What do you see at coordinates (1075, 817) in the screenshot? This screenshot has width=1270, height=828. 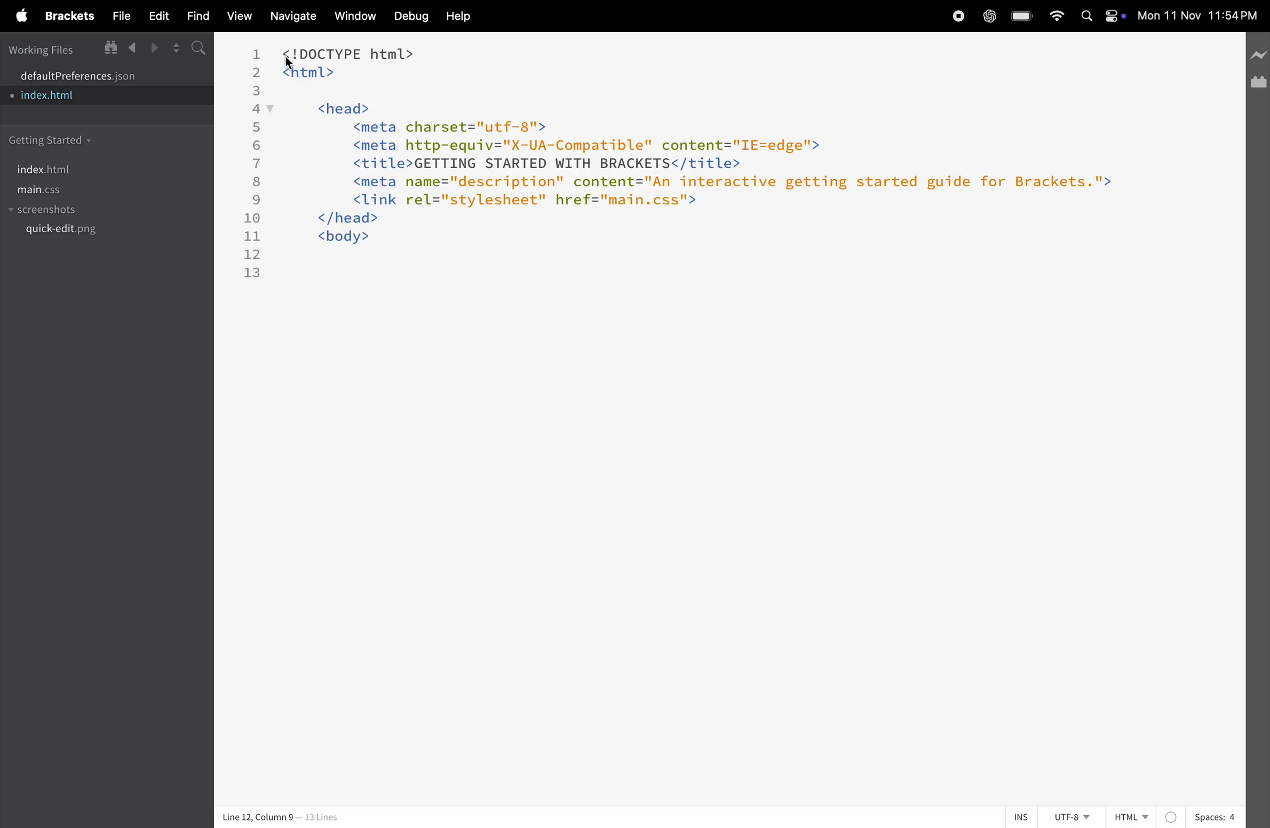 I see `utf -8` at bounding box center [1075, 817].